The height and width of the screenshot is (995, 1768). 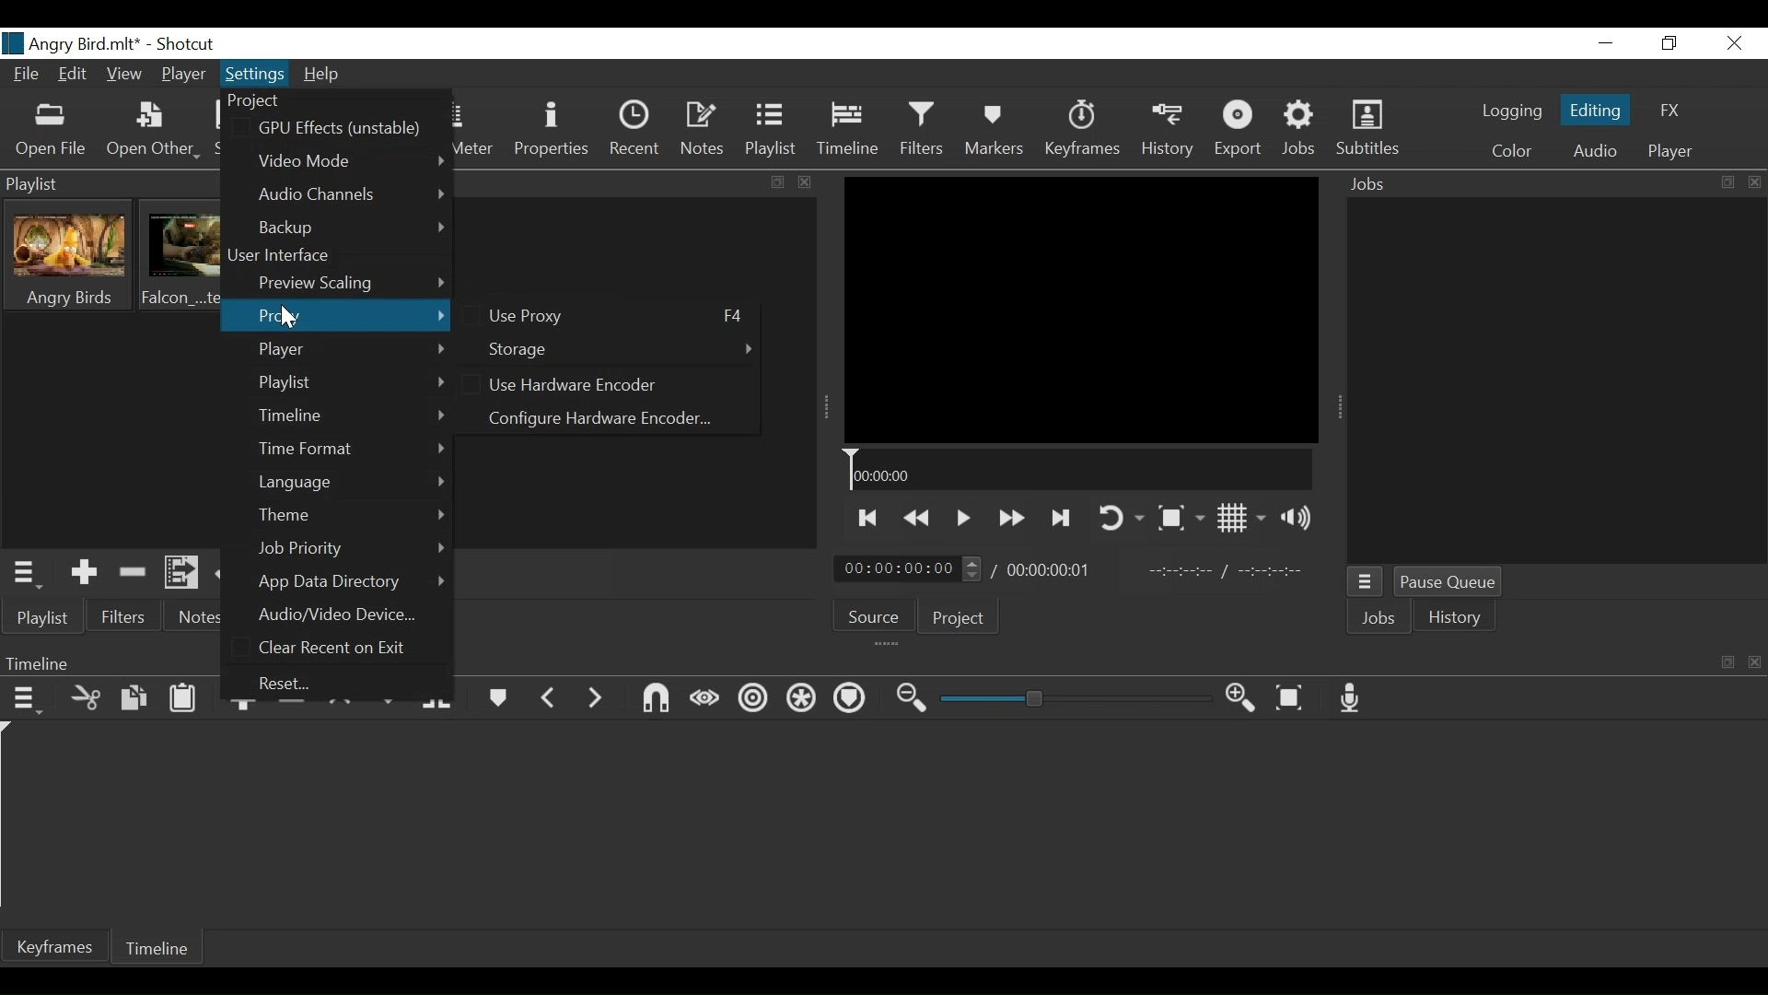 I want to click on User Interface, so click(x=288, y=256).